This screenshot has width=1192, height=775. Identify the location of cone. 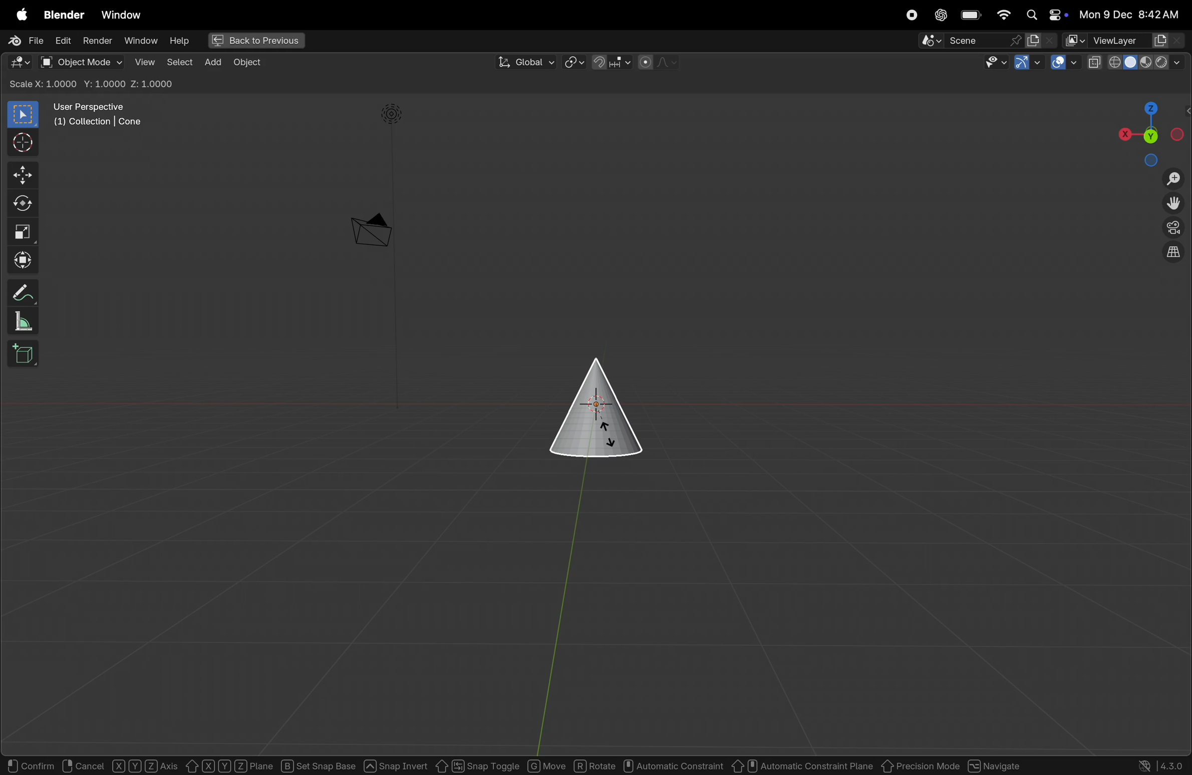
(595, 408).